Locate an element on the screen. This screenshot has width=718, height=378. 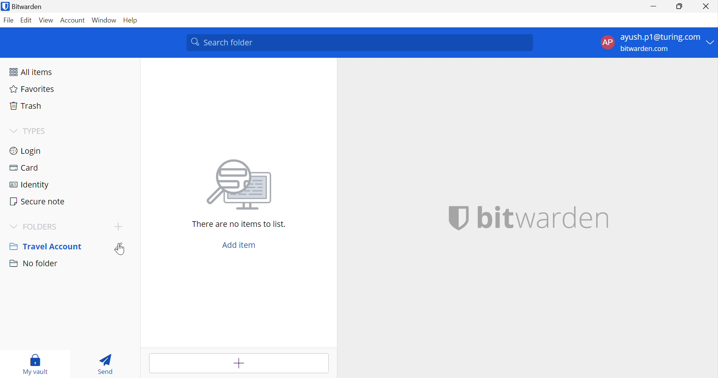
Minimize is located at coordinates (652, 7).